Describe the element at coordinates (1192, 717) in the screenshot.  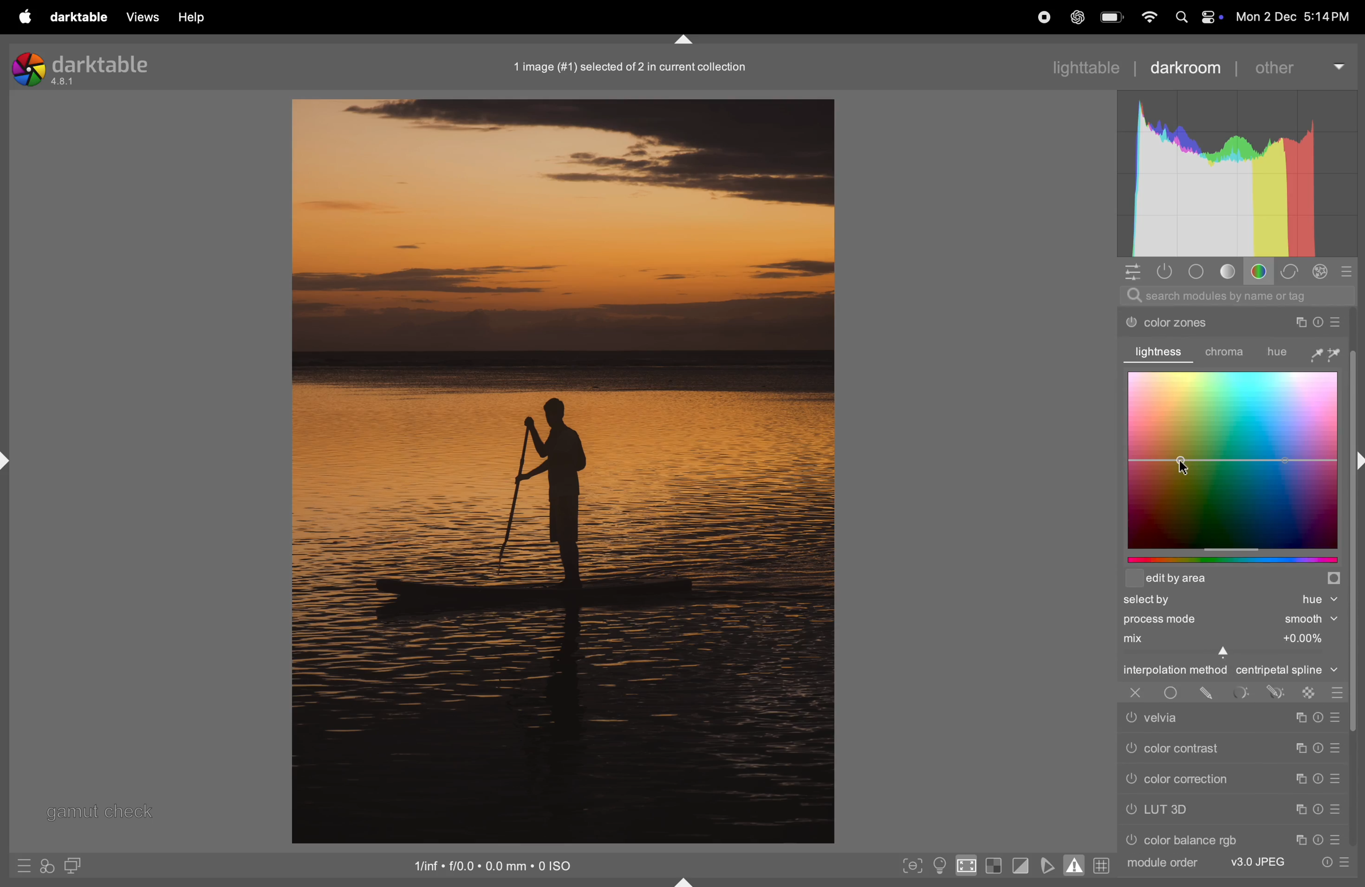
I see `velvia` at that location.